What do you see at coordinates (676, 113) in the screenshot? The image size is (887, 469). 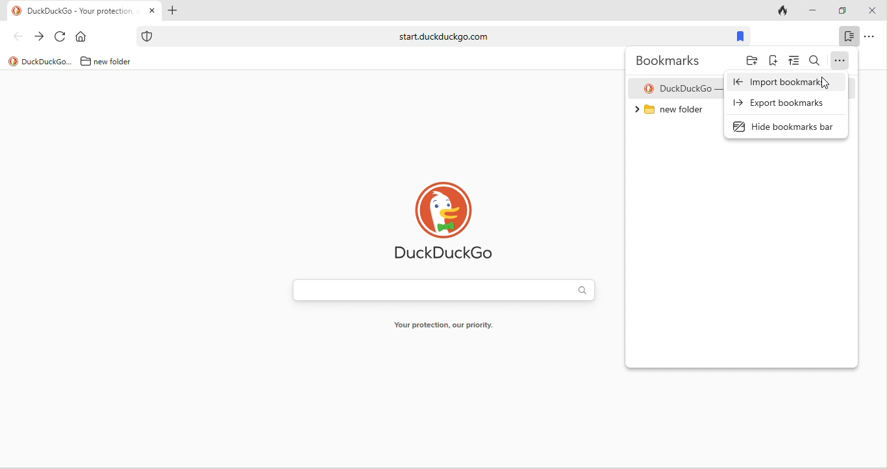 I see `new folder` at bounding box center [676, 113].